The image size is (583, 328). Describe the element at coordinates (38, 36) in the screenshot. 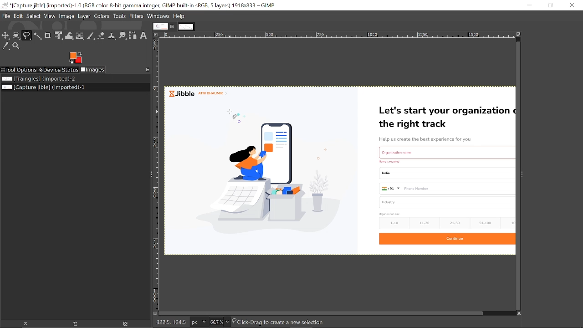

I see `Fuzzy select tool` at that location.